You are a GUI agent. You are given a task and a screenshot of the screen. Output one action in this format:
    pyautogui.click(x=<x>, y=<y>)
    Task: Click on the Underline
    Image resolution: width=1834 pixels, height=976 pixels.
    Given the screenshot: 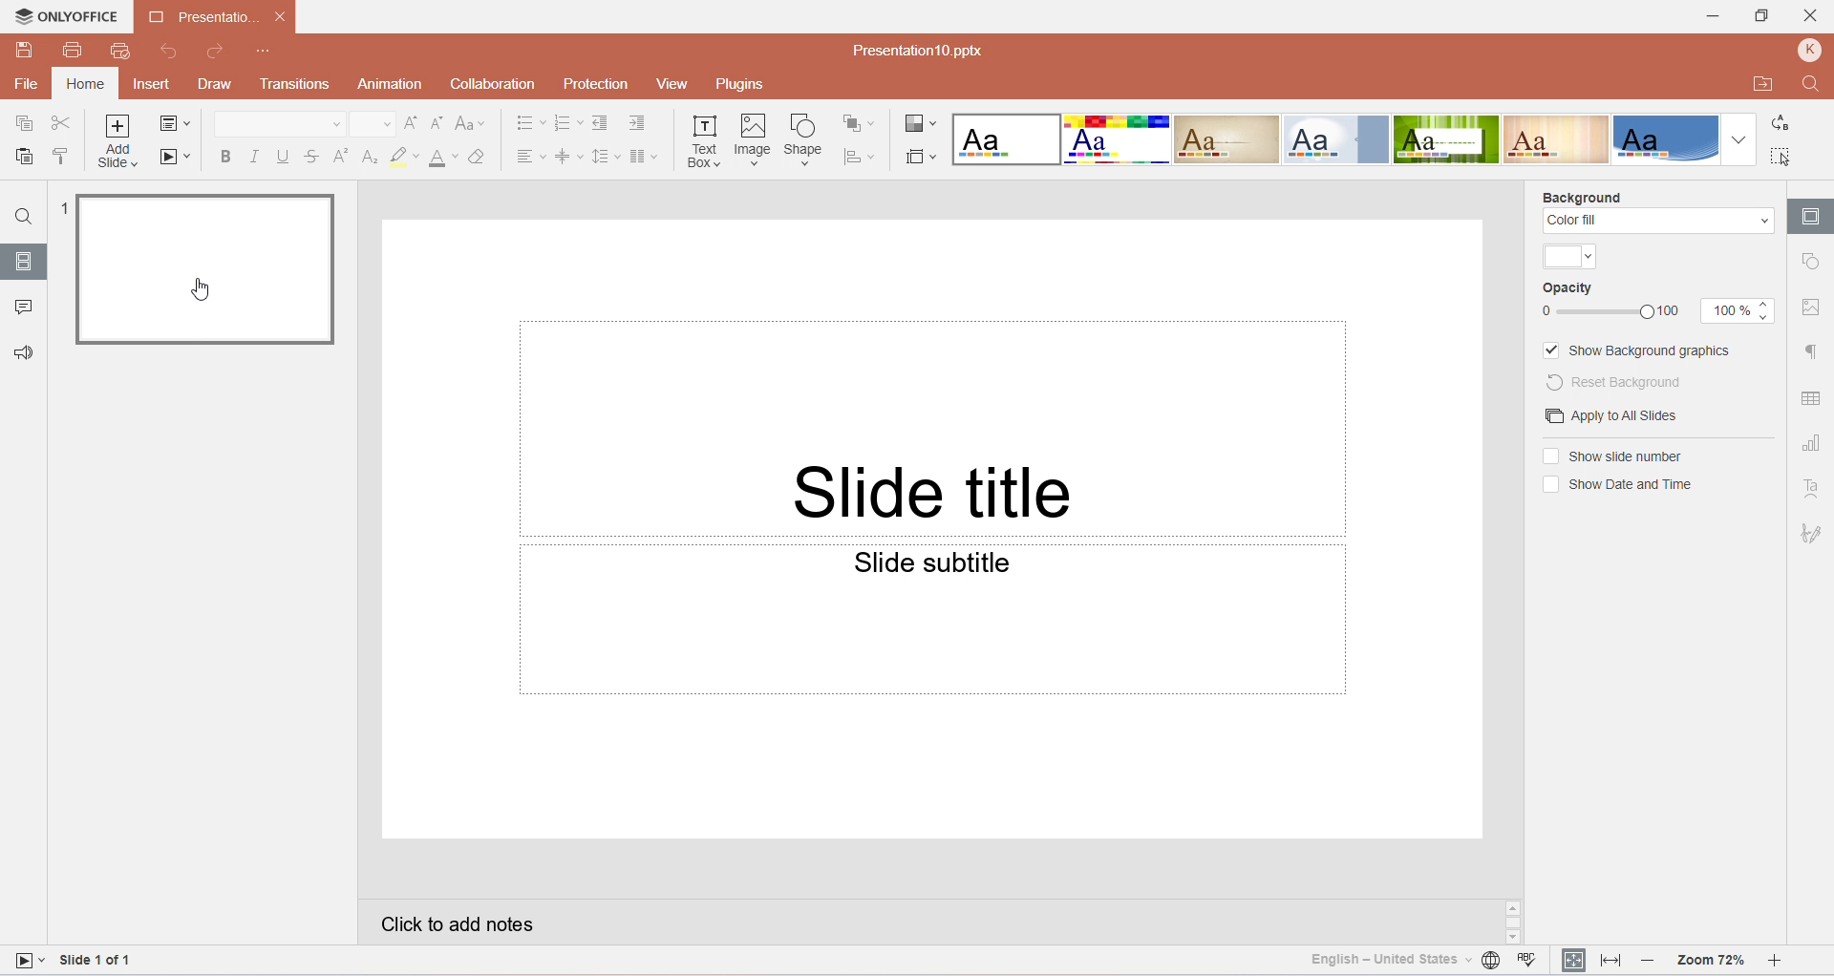 What is the action you would take?
    pyautogui.click(x=283, y=155)
    